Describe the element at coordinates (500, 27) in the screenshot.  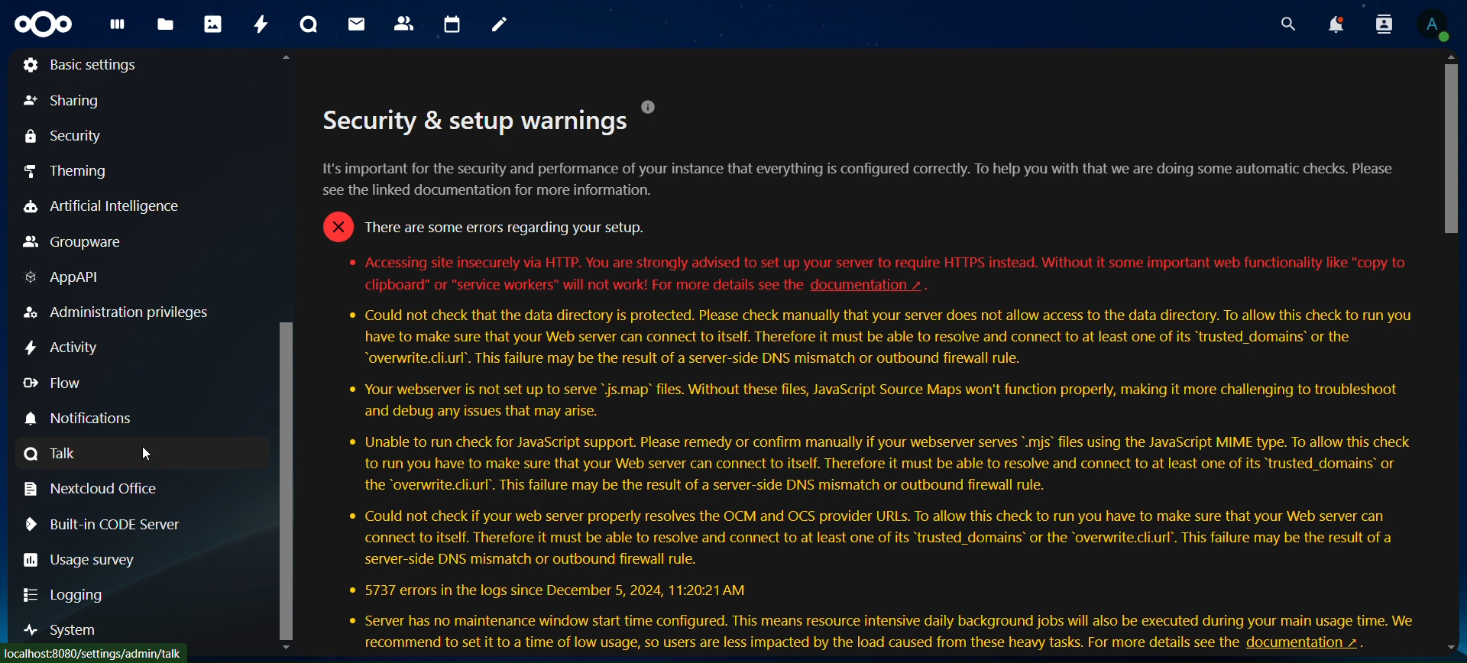
I see `notes` at that location.